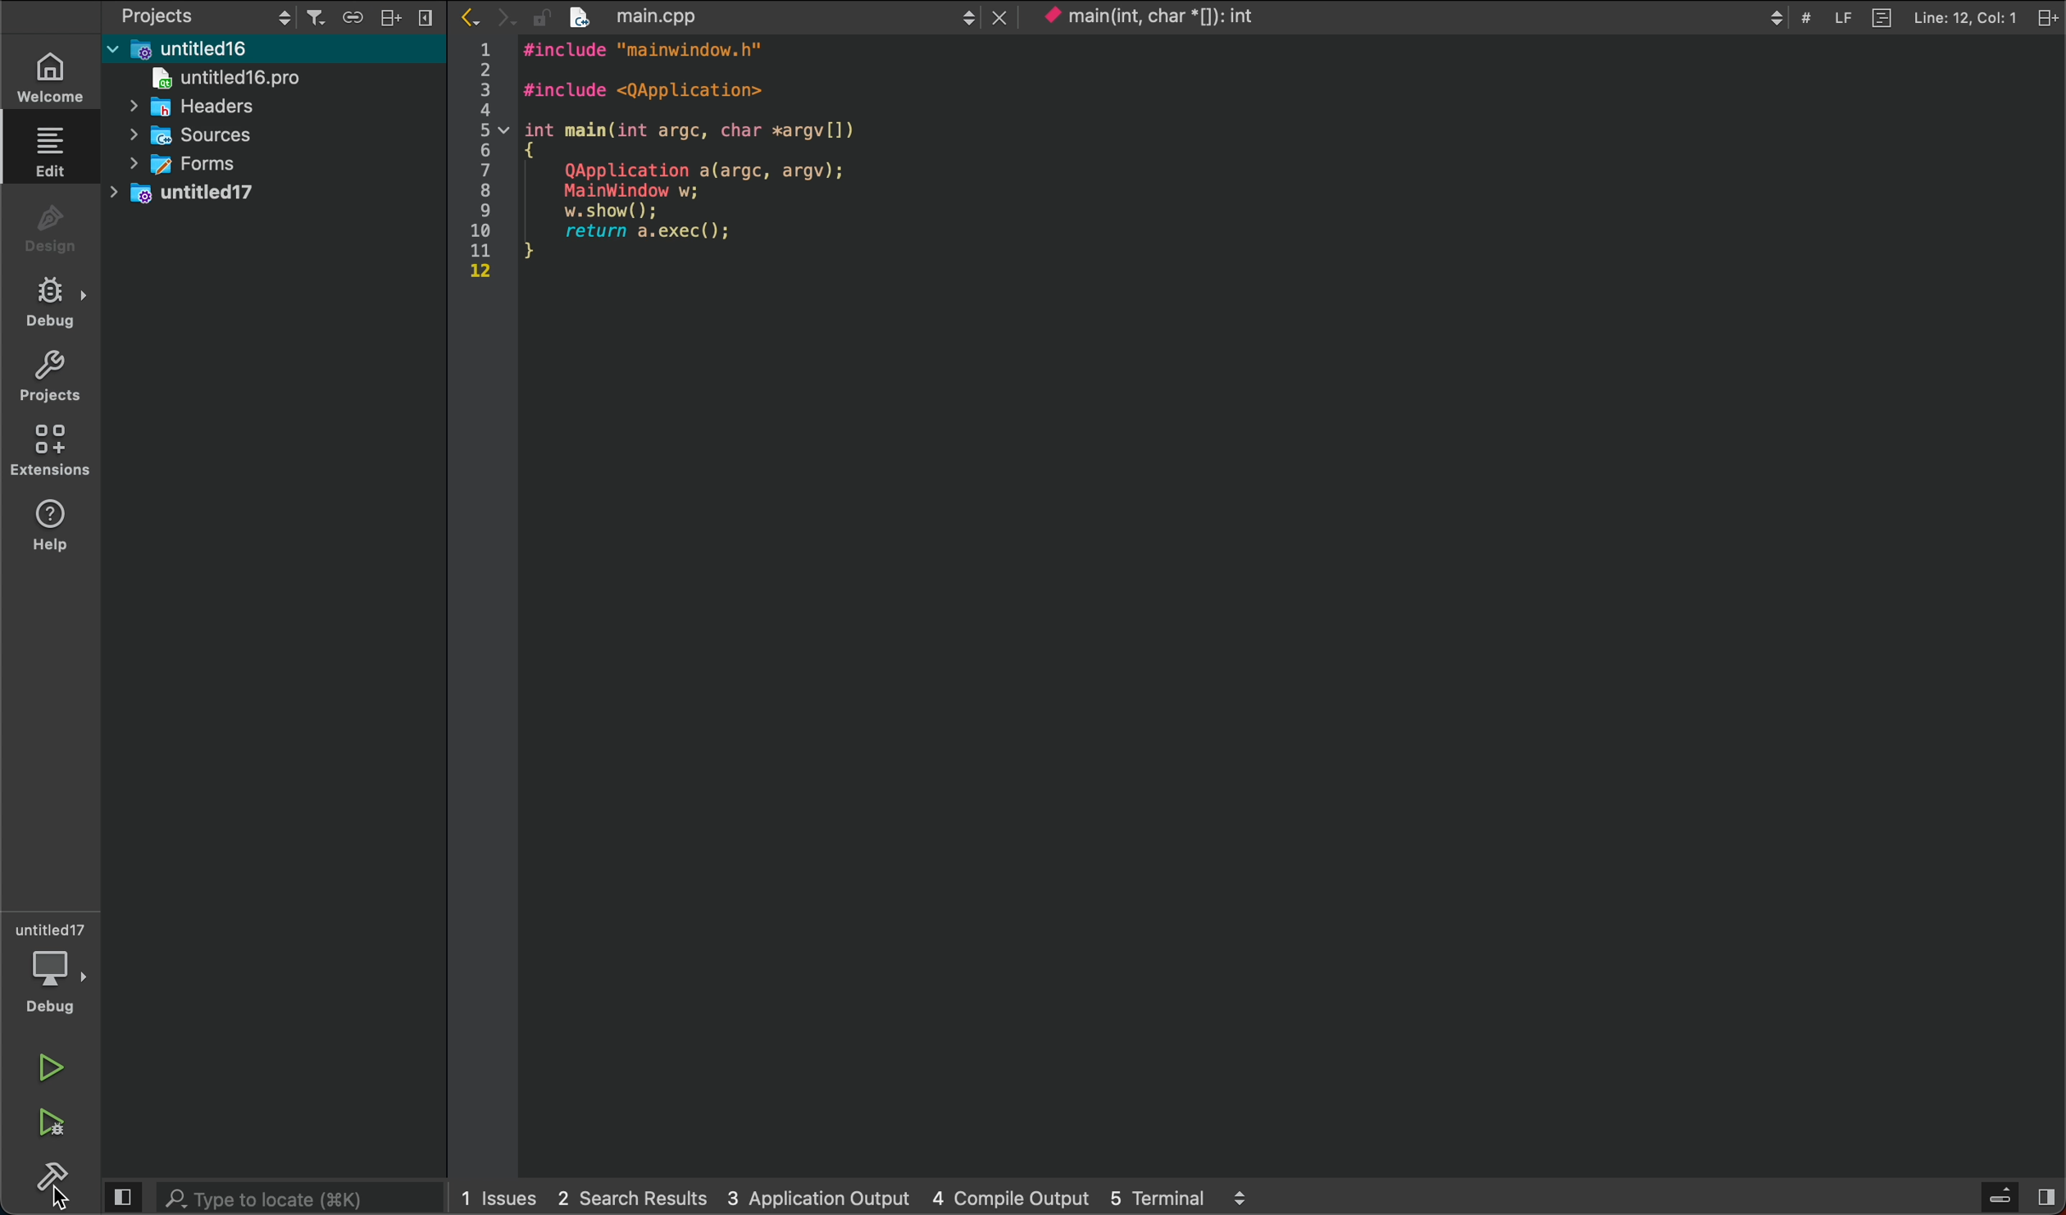  What do you see at coordinates (122, 1198) in the screenshot?
I see `side panel` at bounding box center [122, 1198].